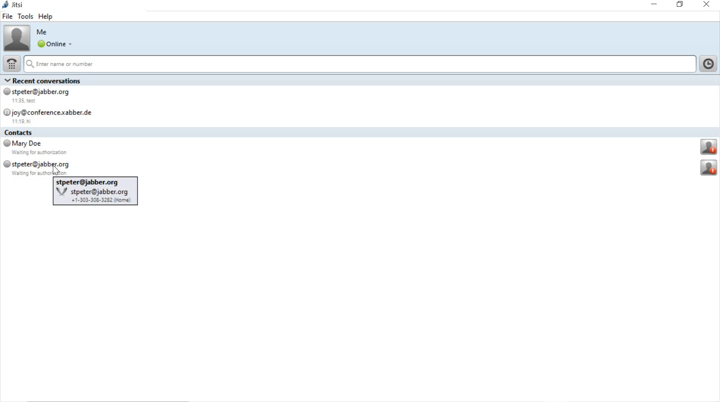 The image size is (720, 402). I want to click on jitsi, so click(15, 6).